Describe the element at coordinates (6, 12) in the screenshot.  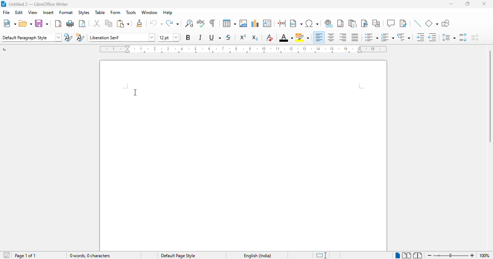
I see `file` at that location.